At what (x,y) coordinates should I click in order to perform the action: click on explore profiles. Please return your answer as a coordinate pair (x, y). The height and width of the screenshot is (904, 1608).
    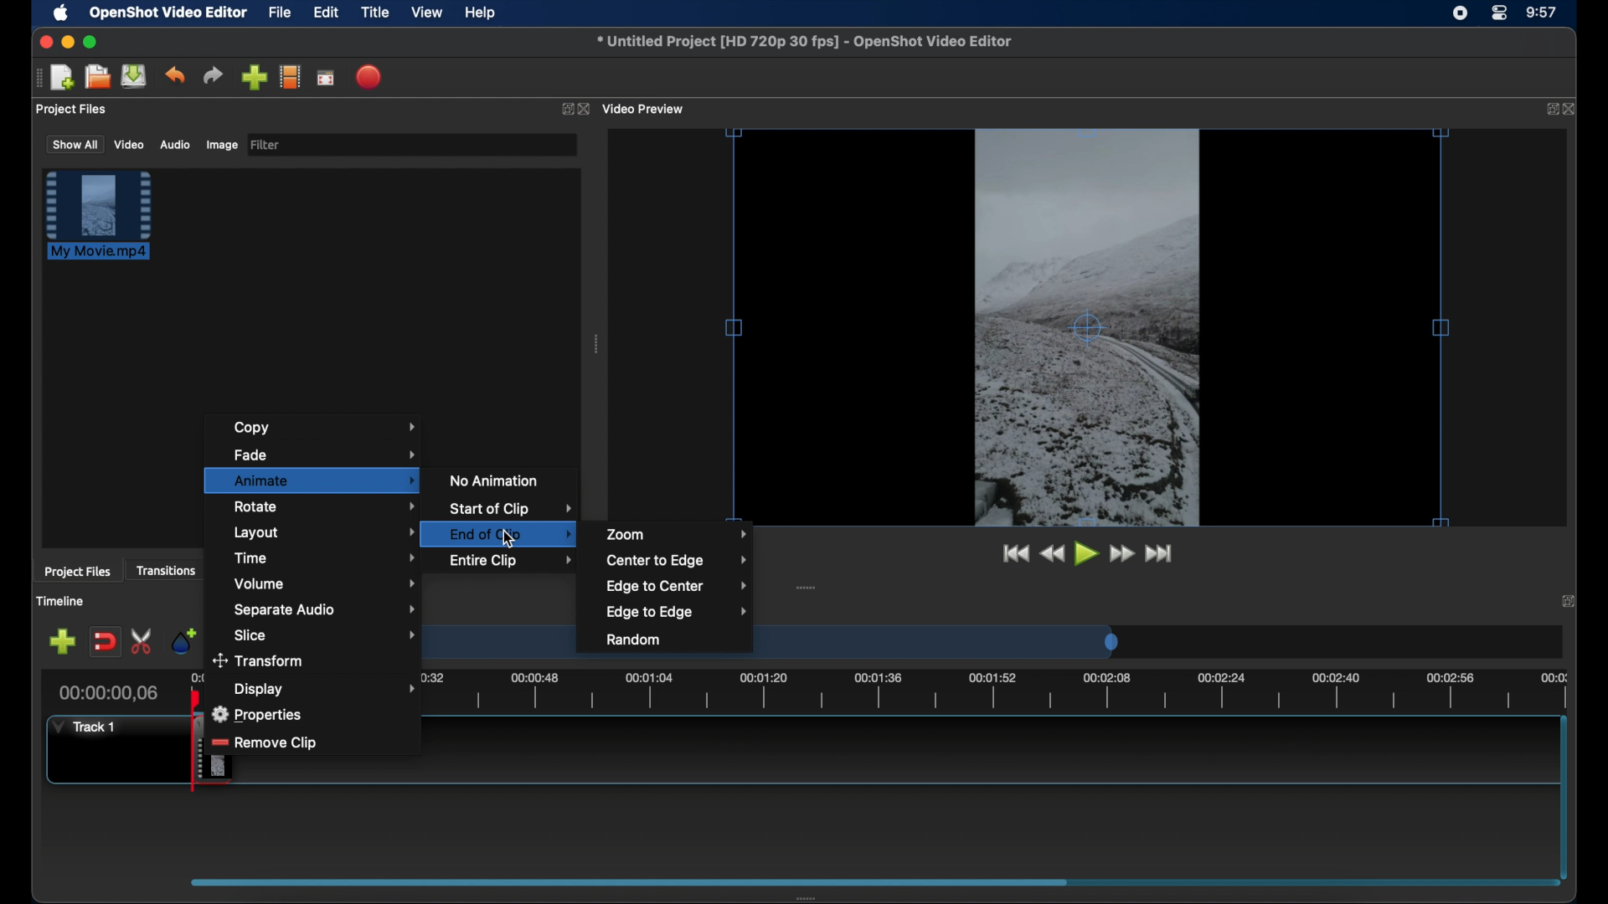
    Looking at the image, I should click on (290, 76).